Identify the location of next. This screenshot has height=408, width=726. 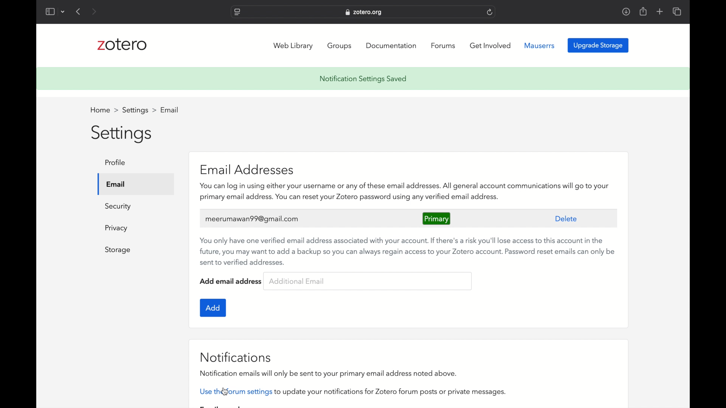
(95, 12).